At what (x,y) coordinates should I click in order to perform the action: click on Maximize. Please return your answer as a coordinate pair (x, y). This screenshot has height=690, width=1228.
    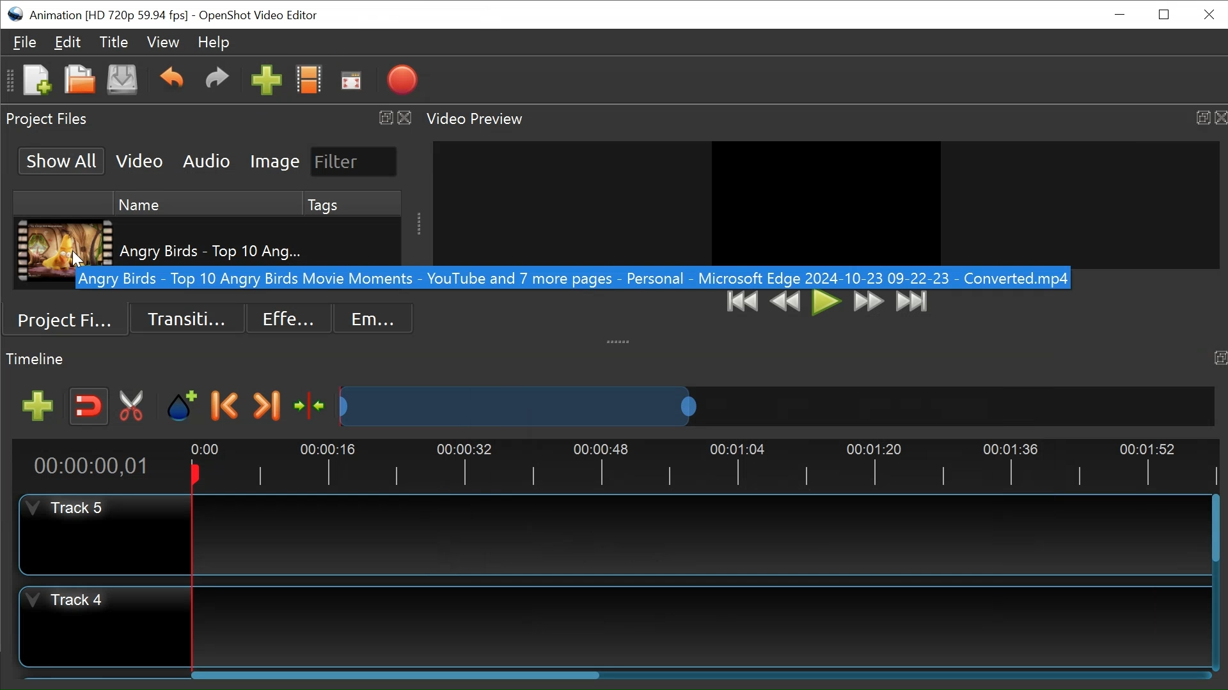
    Looking at the image, I should click on (1200, 114).